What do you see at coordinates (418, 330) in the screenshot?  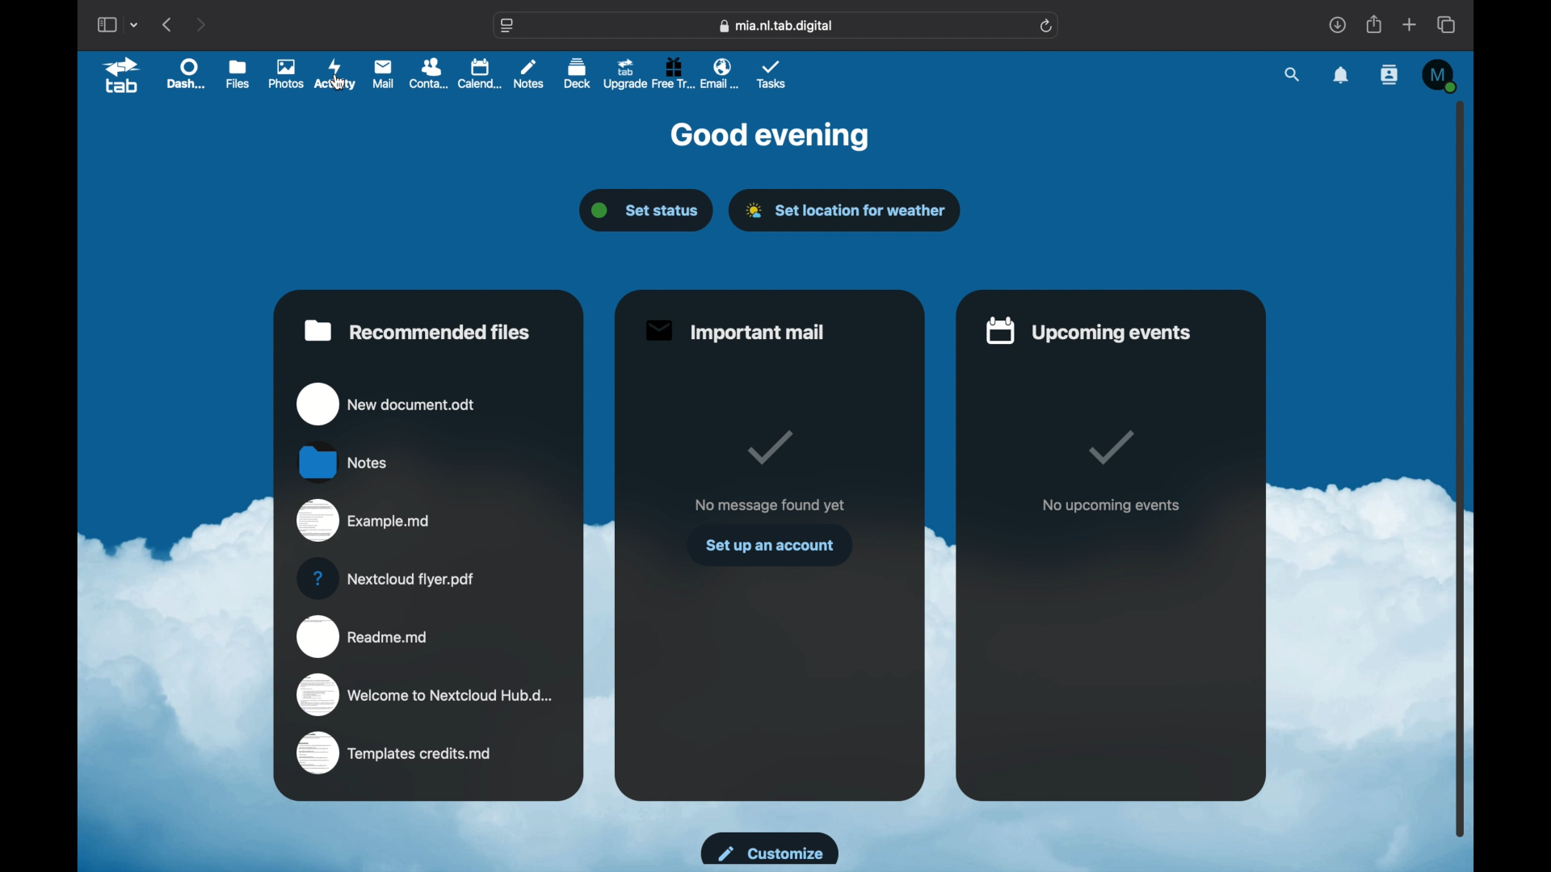 I see `recommendation files` at bounding box center [418, 330].